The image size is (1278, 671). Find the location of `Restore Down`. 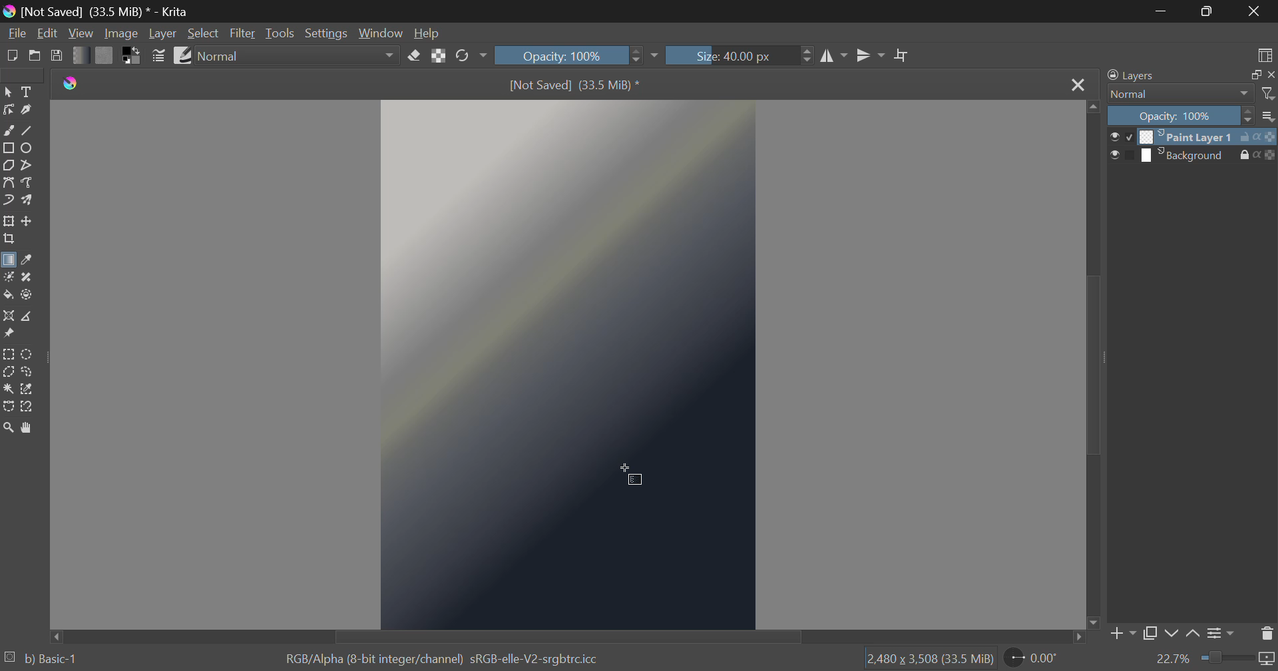

Restore Down is located at coordinates (1162, 11).